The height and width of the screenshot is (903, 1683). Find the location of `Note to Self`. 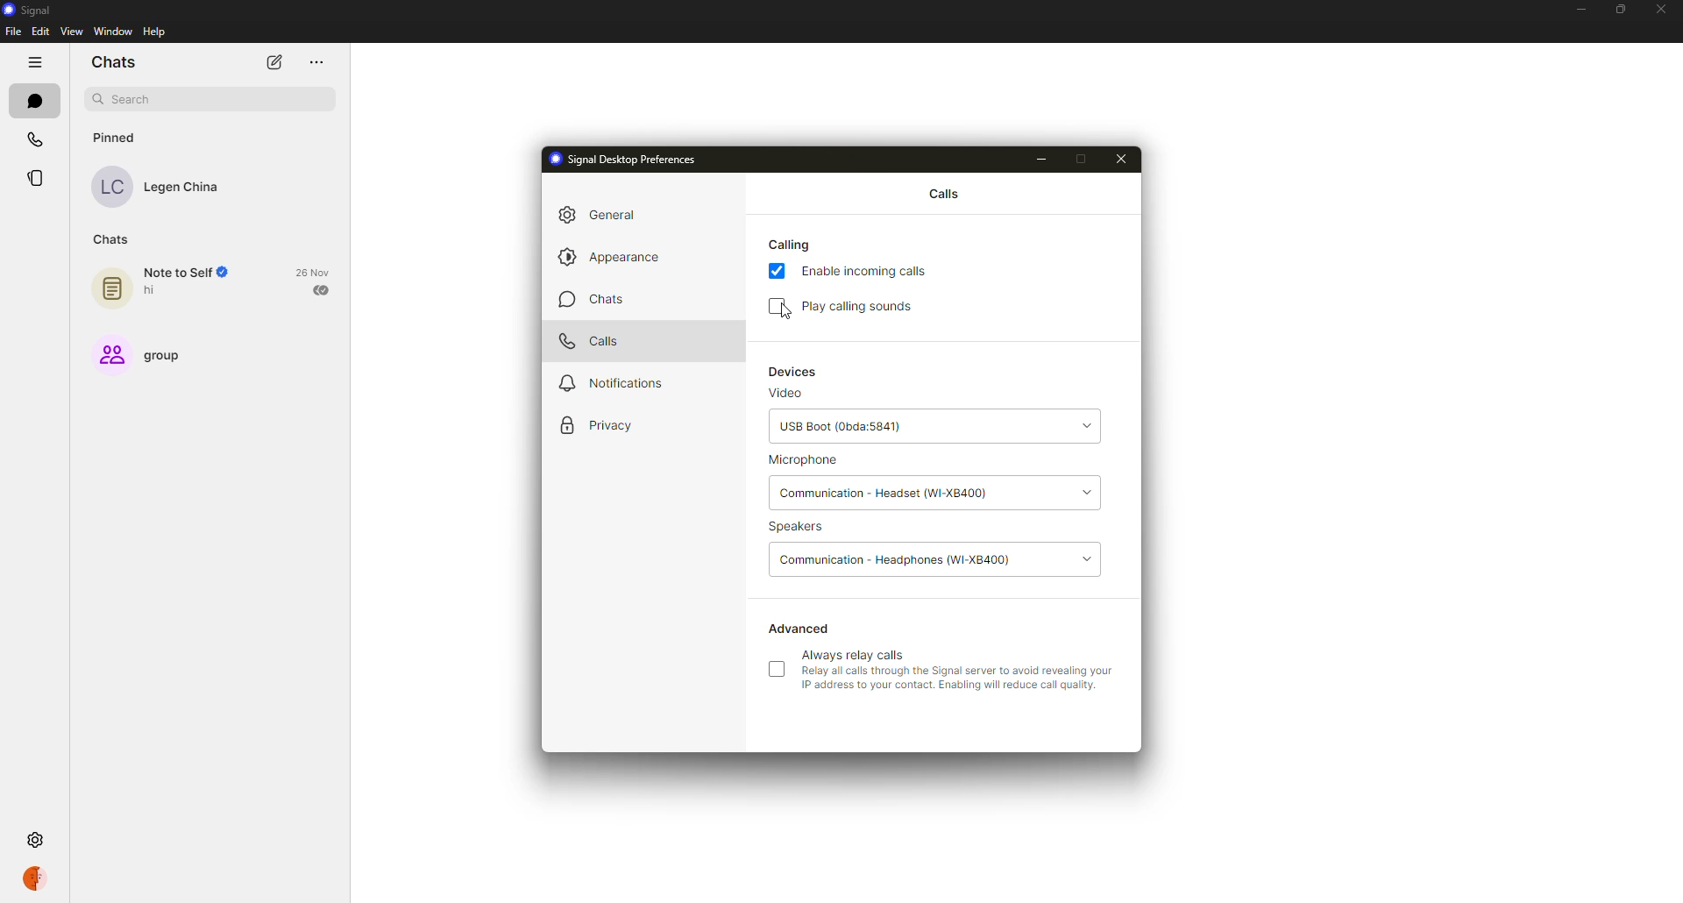

Note to Self is located at coordinates (176, 273).